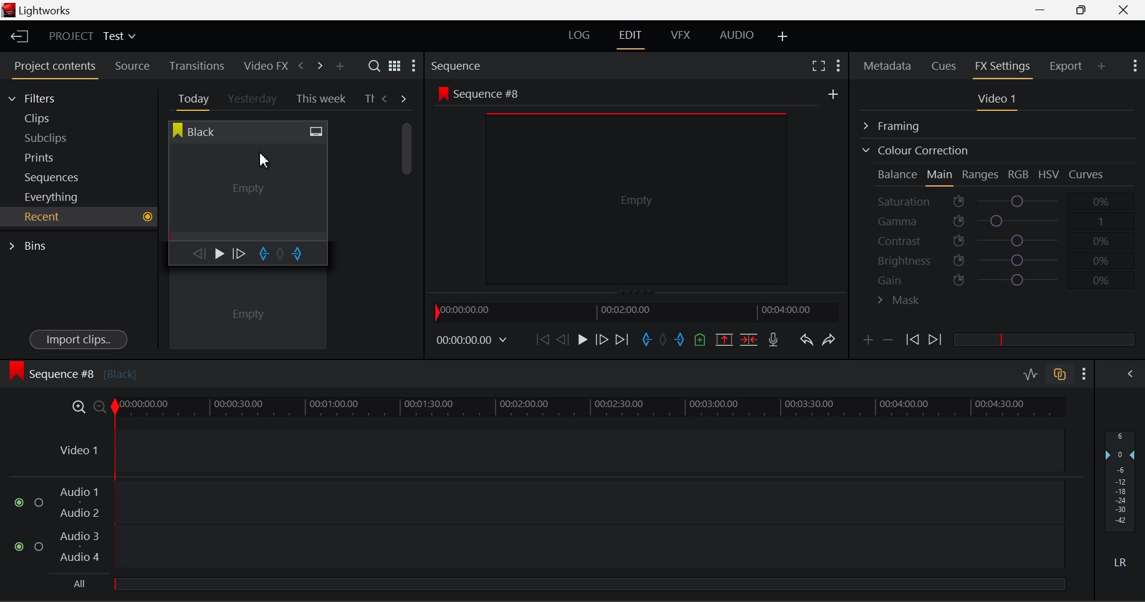 Image resolution: width=1145 pixels, height=602 pixels. What do you see at coordinates (246, 192) in the screenshot?
I see `Cursor MOUSE_DOWN on Black Clip` at bounding box center [246, 192].